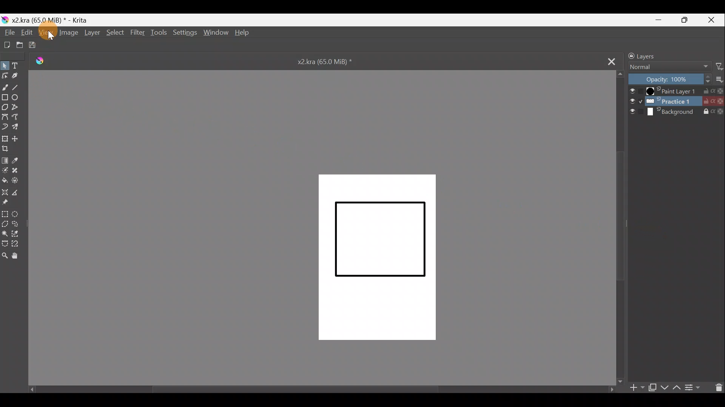 Image resolution: width=725 pixels, height=407 pixels. Describe the element at coordinates (670, 68) in the screenshot. I see `Blending mode` at that location.